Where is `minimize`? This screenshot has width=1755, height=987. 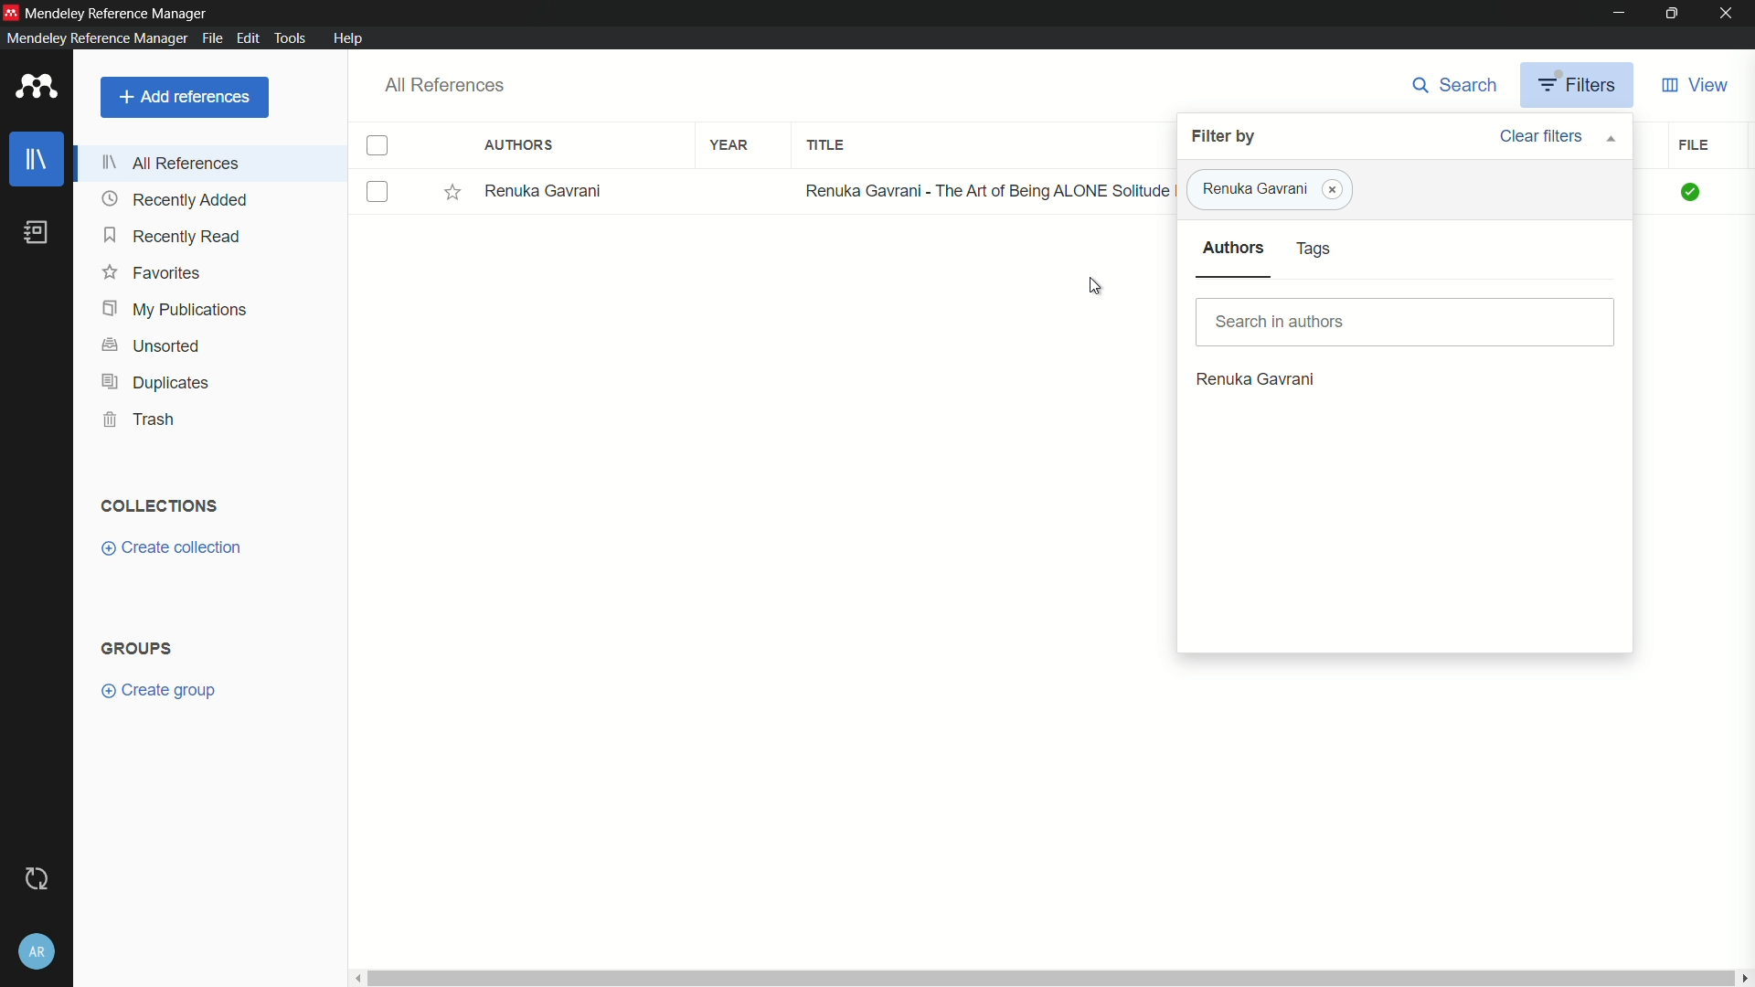 minimize is located at coordinates (1613, 12).